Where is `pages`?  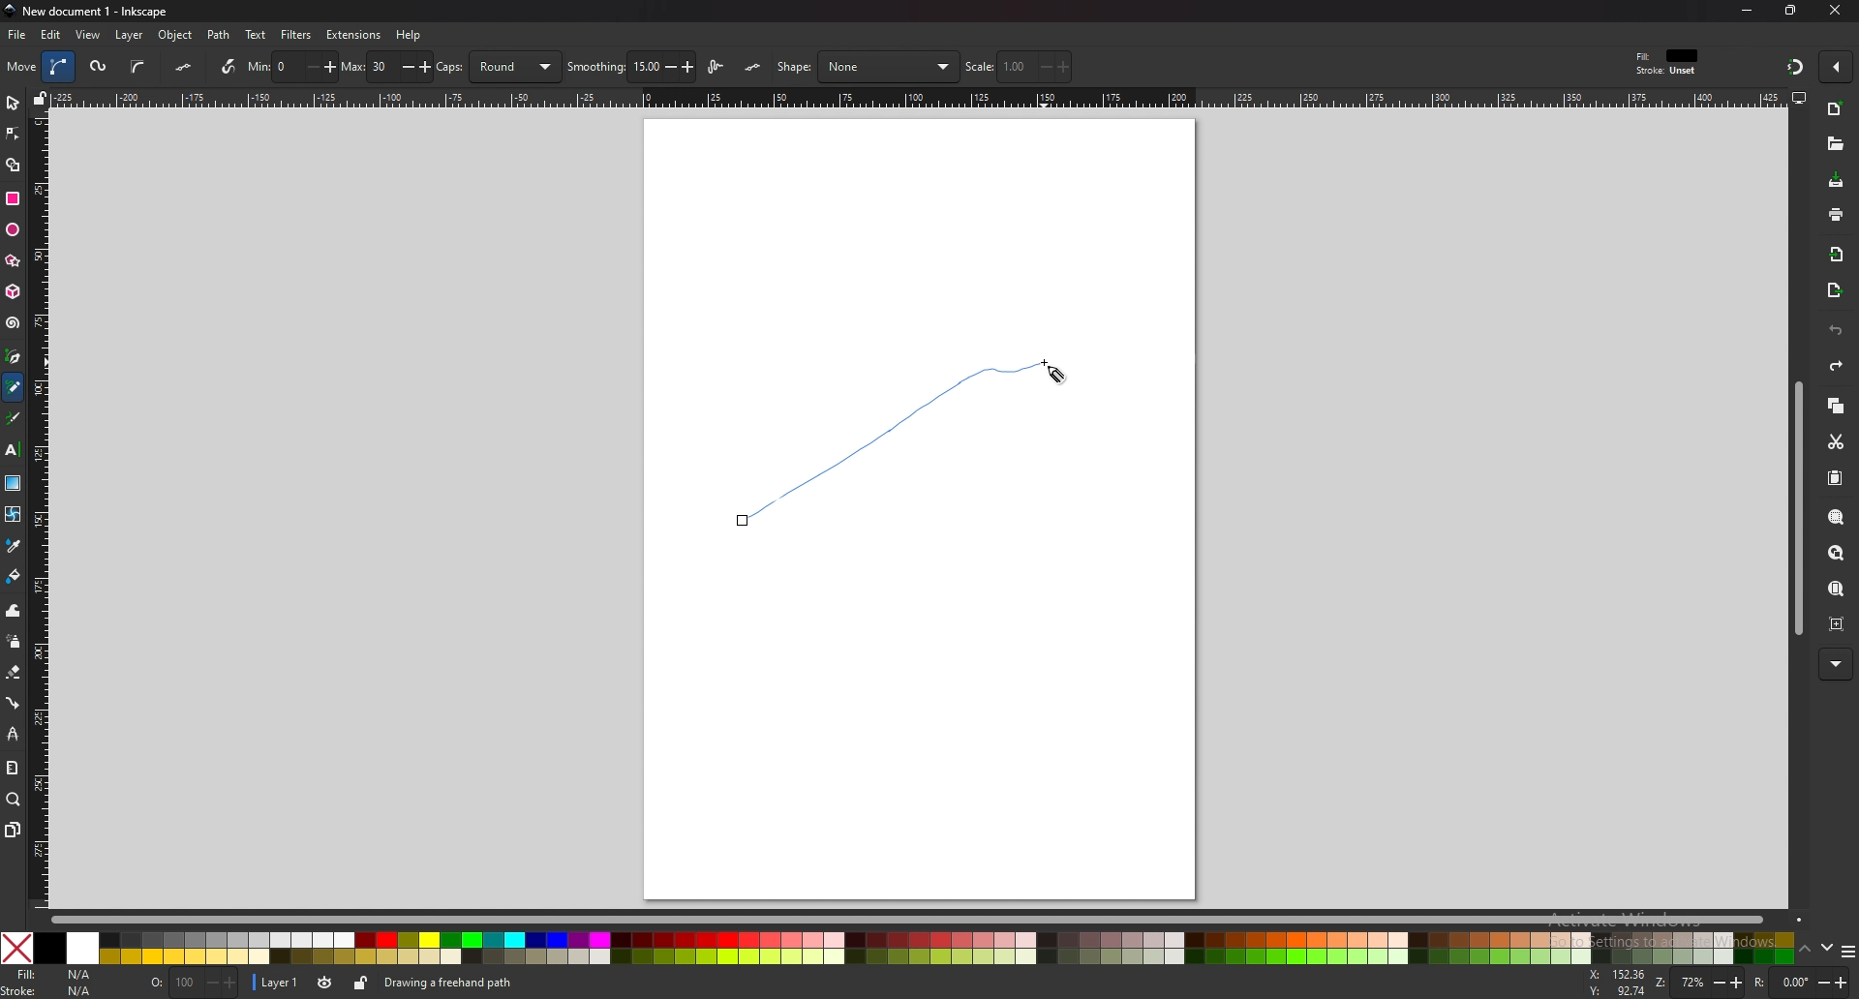 pages is located at coordinates (12, 830).